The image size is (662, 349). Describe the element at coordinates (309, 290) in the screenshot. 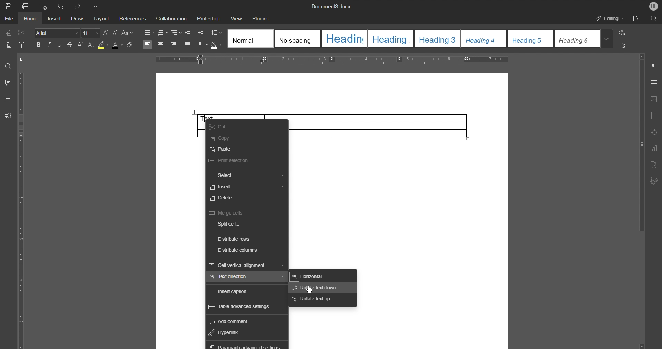

I see `Cursor` at that location.